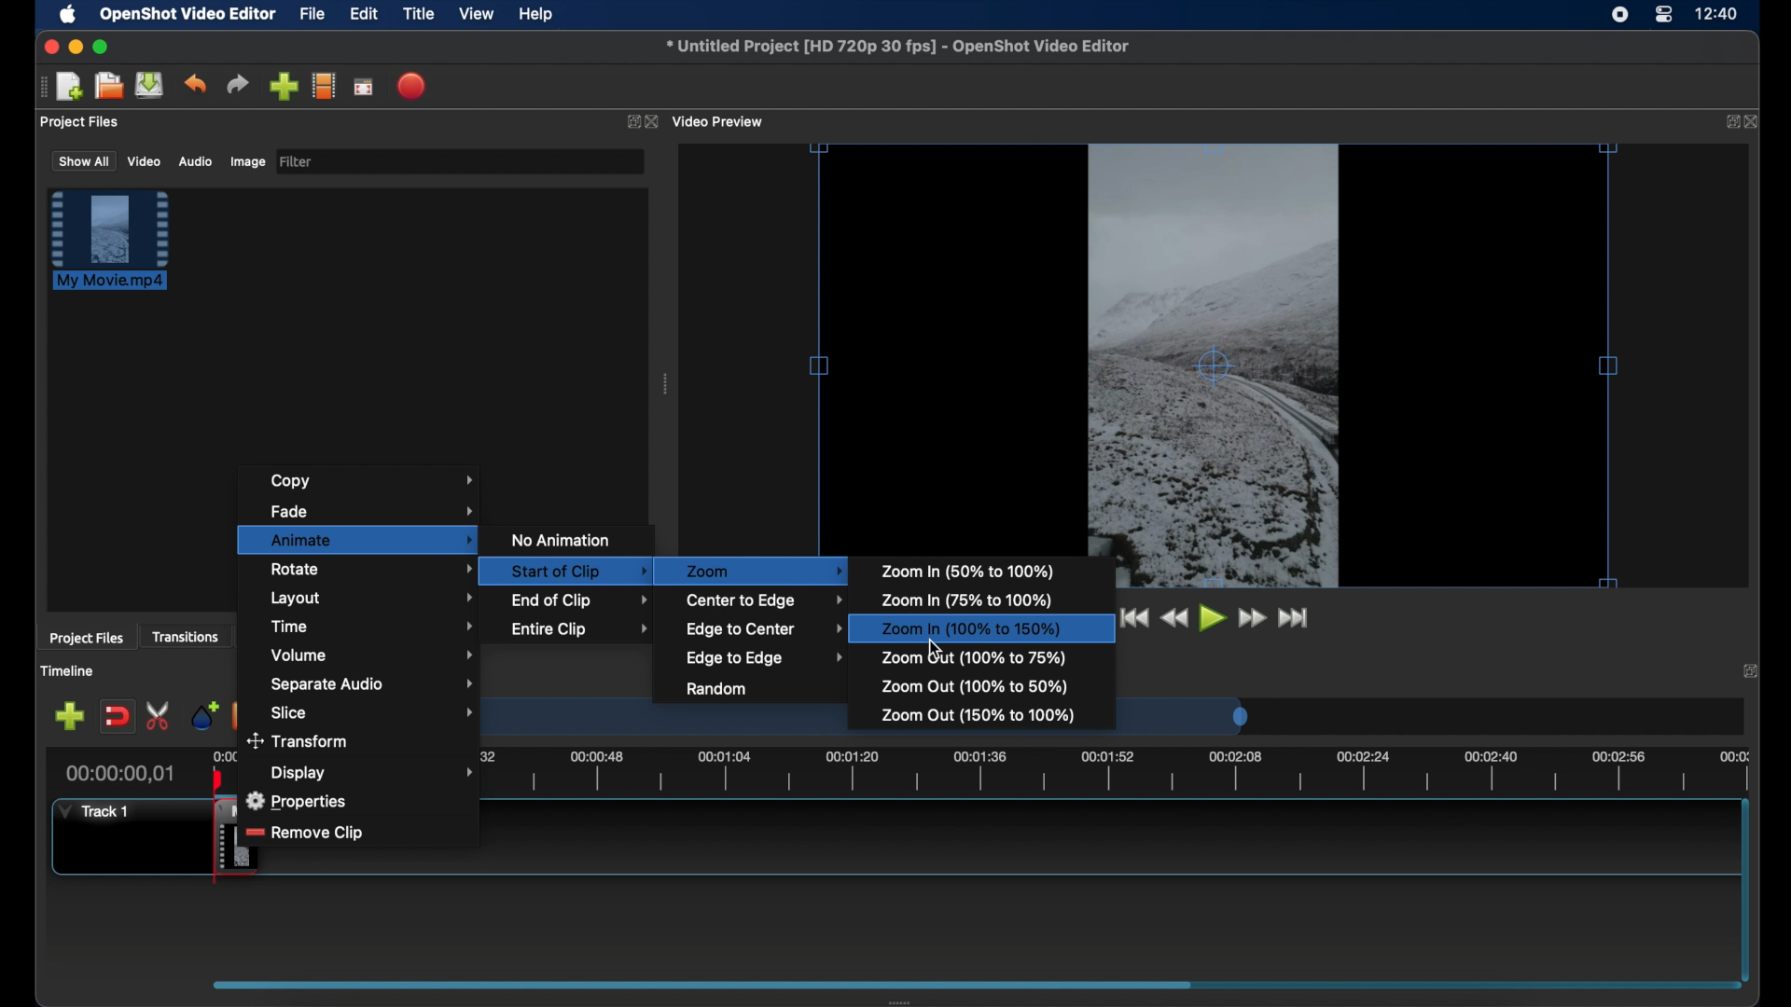  What do you see at coordinates (373, 509) in the screenshot?
I see `fade menu` at bounding box center [373, 509].